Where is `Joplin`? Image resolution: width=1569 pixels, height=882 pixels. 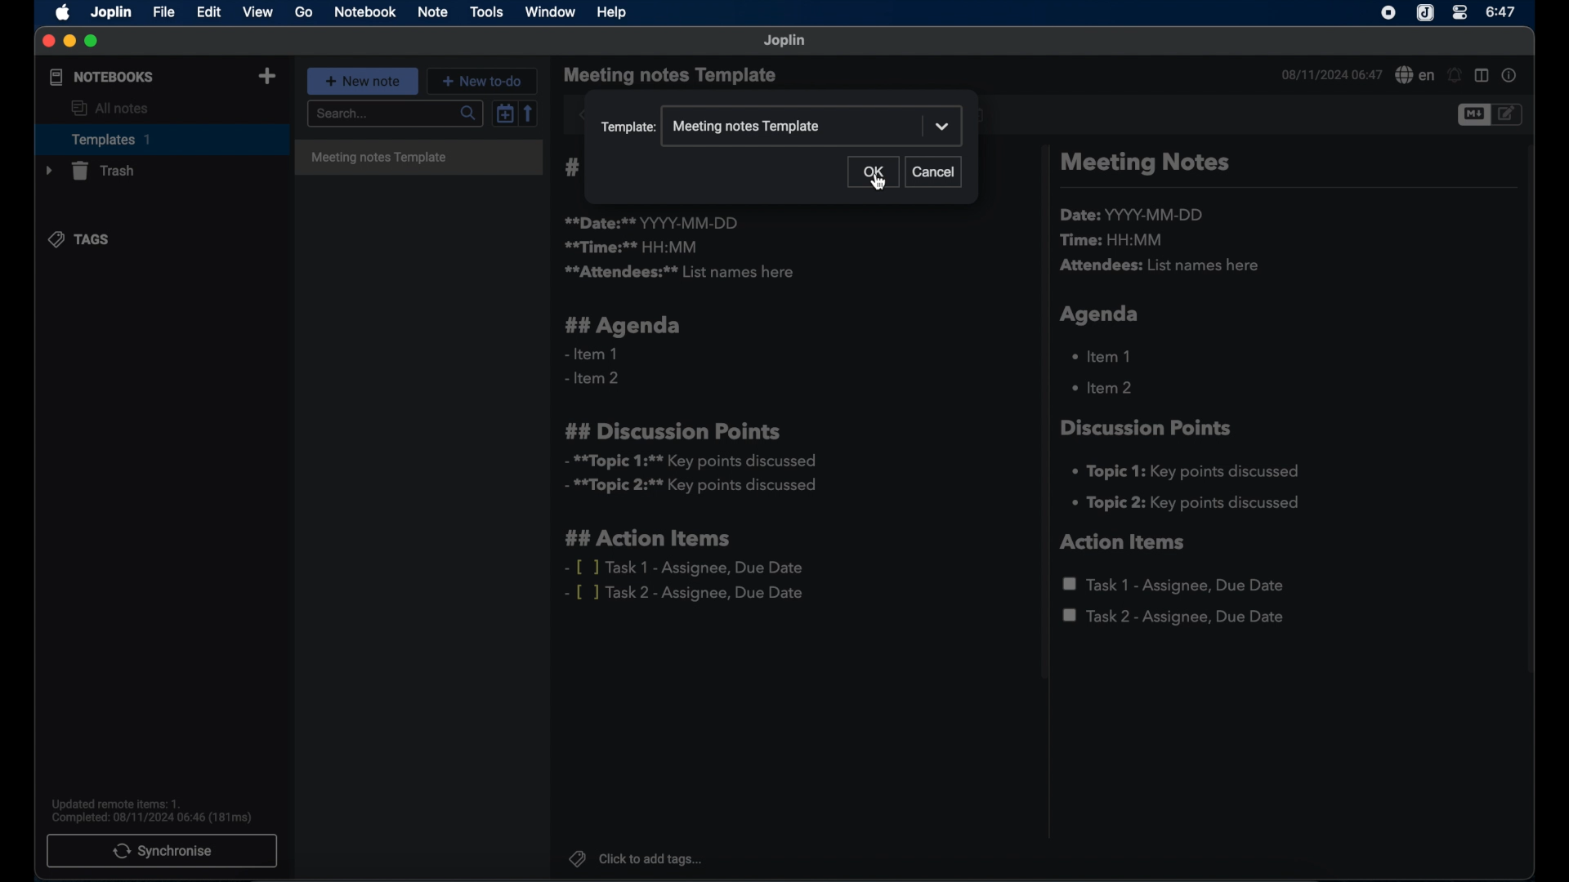 Joplin is located at coordinates (1424, 13).